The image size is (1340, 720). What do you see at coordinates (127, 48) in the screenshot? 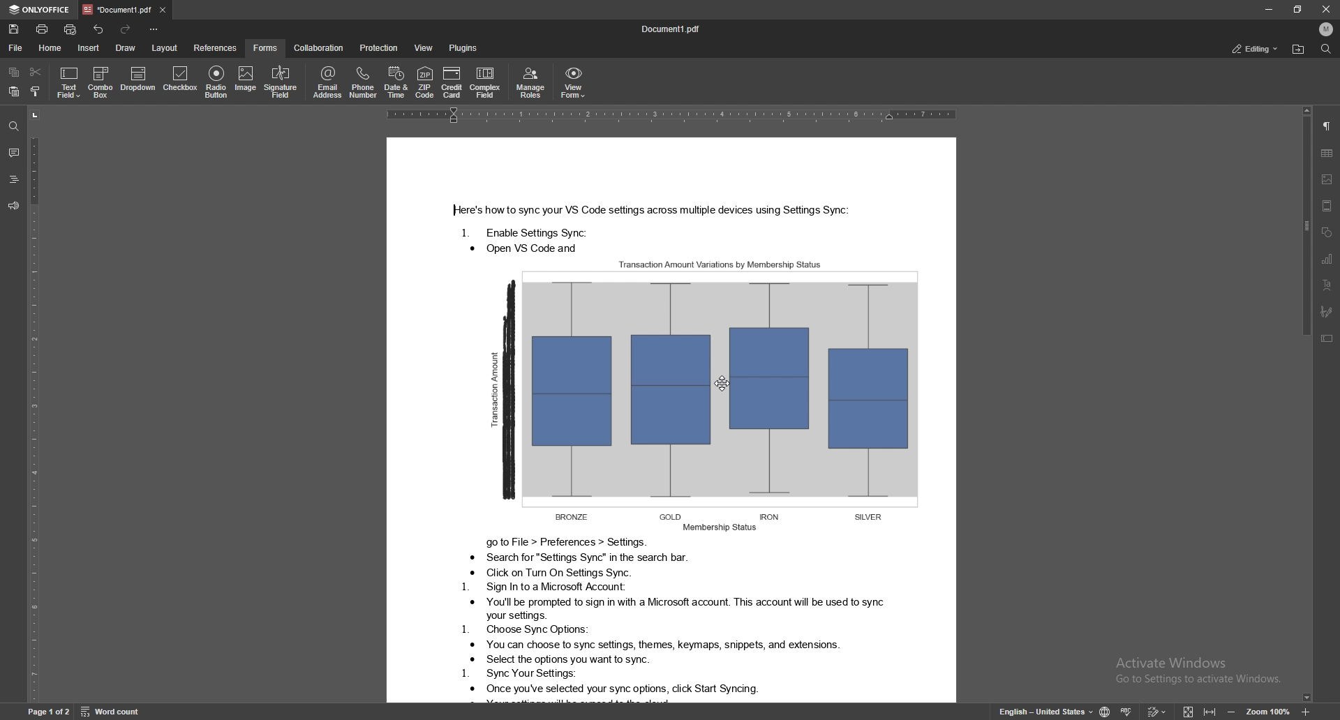
I see `draw` at bounding box center [127, 48].